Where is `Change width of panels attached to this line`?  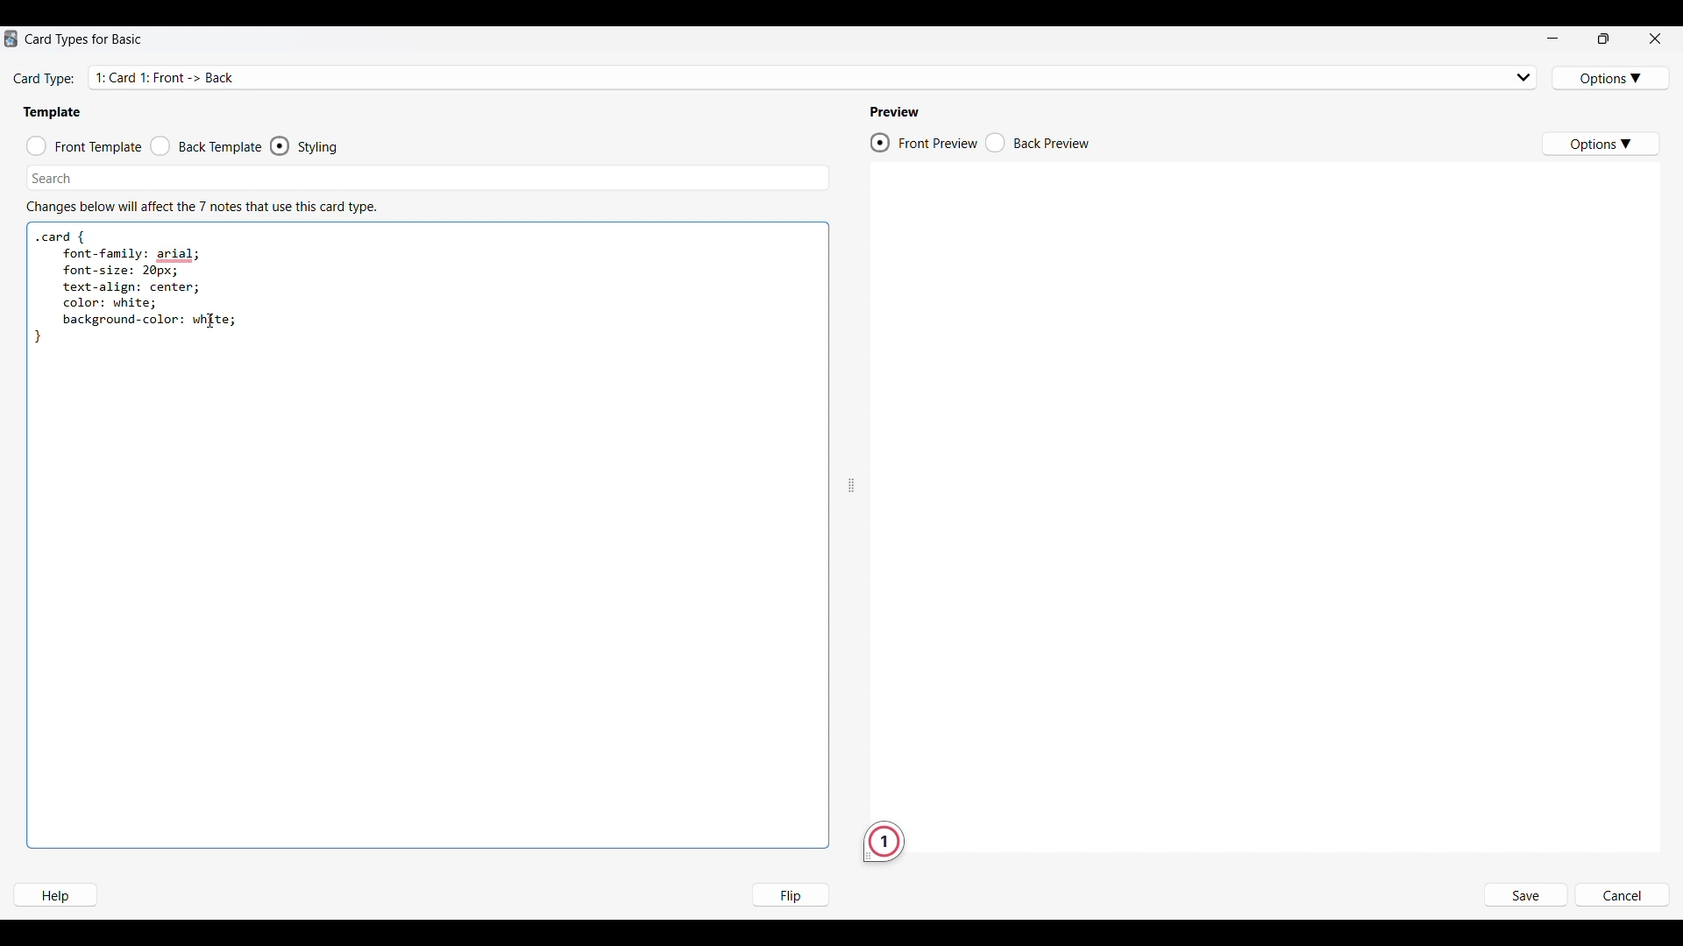 Change width of panels attached to this line is located at coordinates (851, 442).